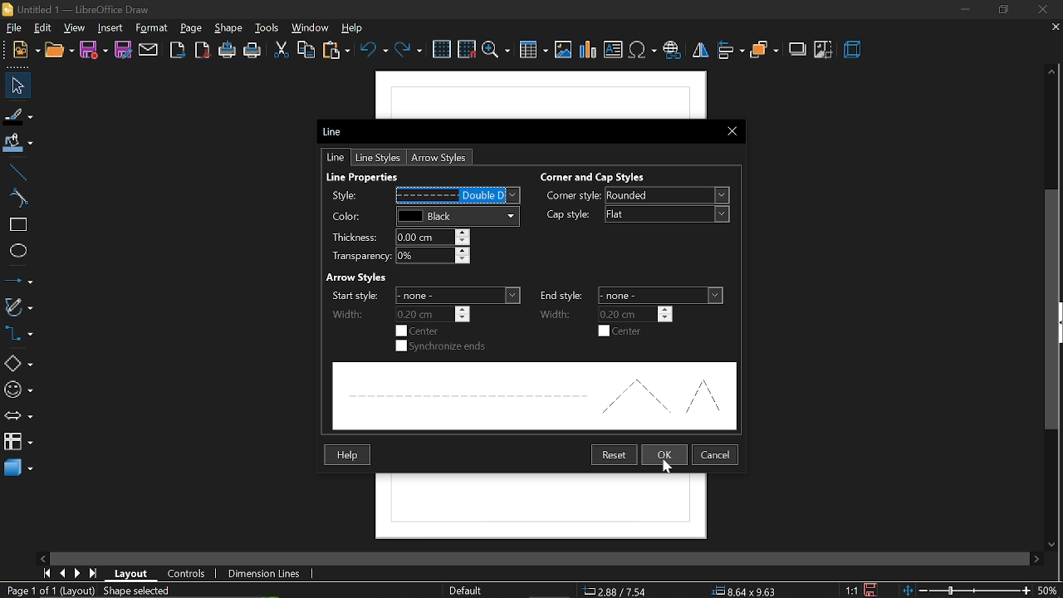  What do you see at coordinates (60, 51) in the screenshot?
I see `new` at bounding box center [60, 51].